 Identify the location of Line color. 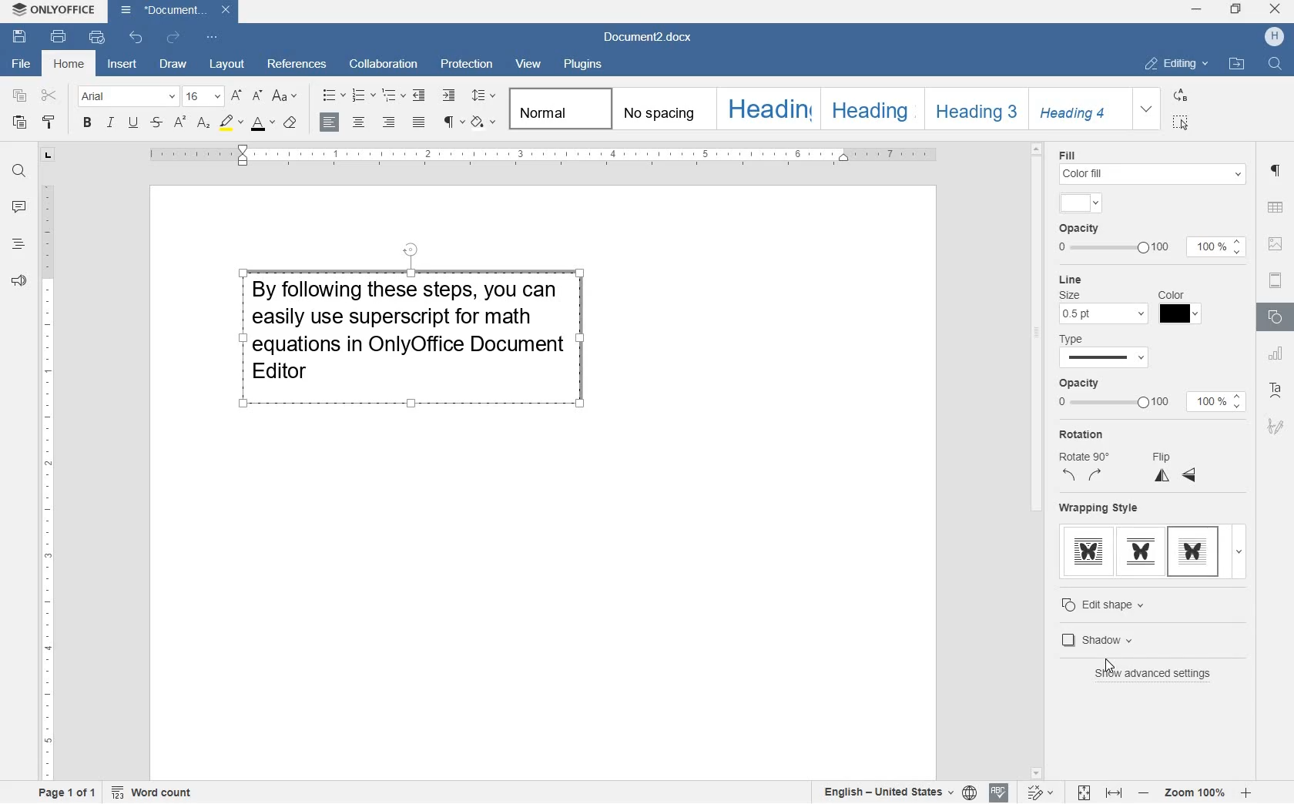
(1181, 308).